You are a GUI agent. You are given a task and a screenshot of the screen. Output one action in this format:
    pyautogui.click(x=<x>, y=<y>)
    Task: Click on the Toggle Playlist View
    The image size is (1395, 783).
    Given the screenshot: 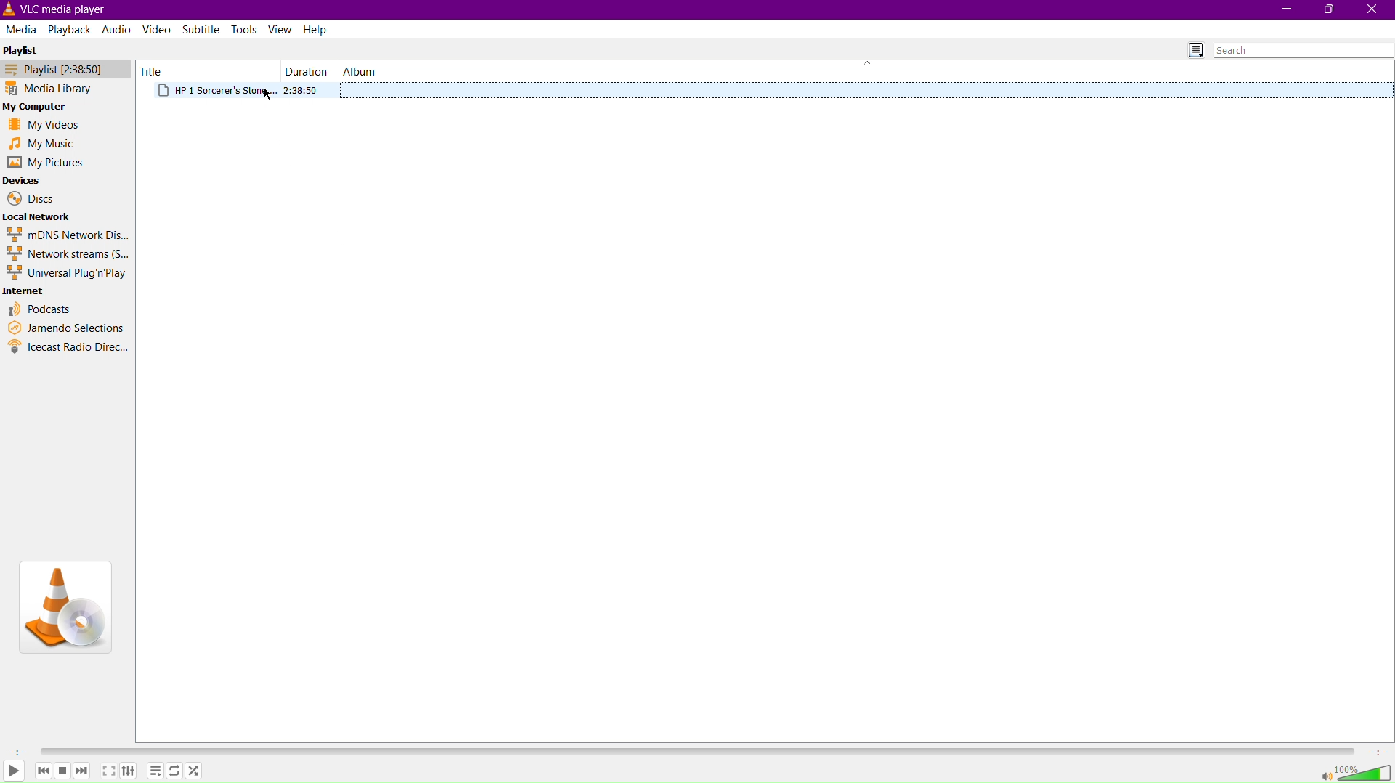 What is the action you would take?
    pyautogui.click(x=1196, y=50)
    